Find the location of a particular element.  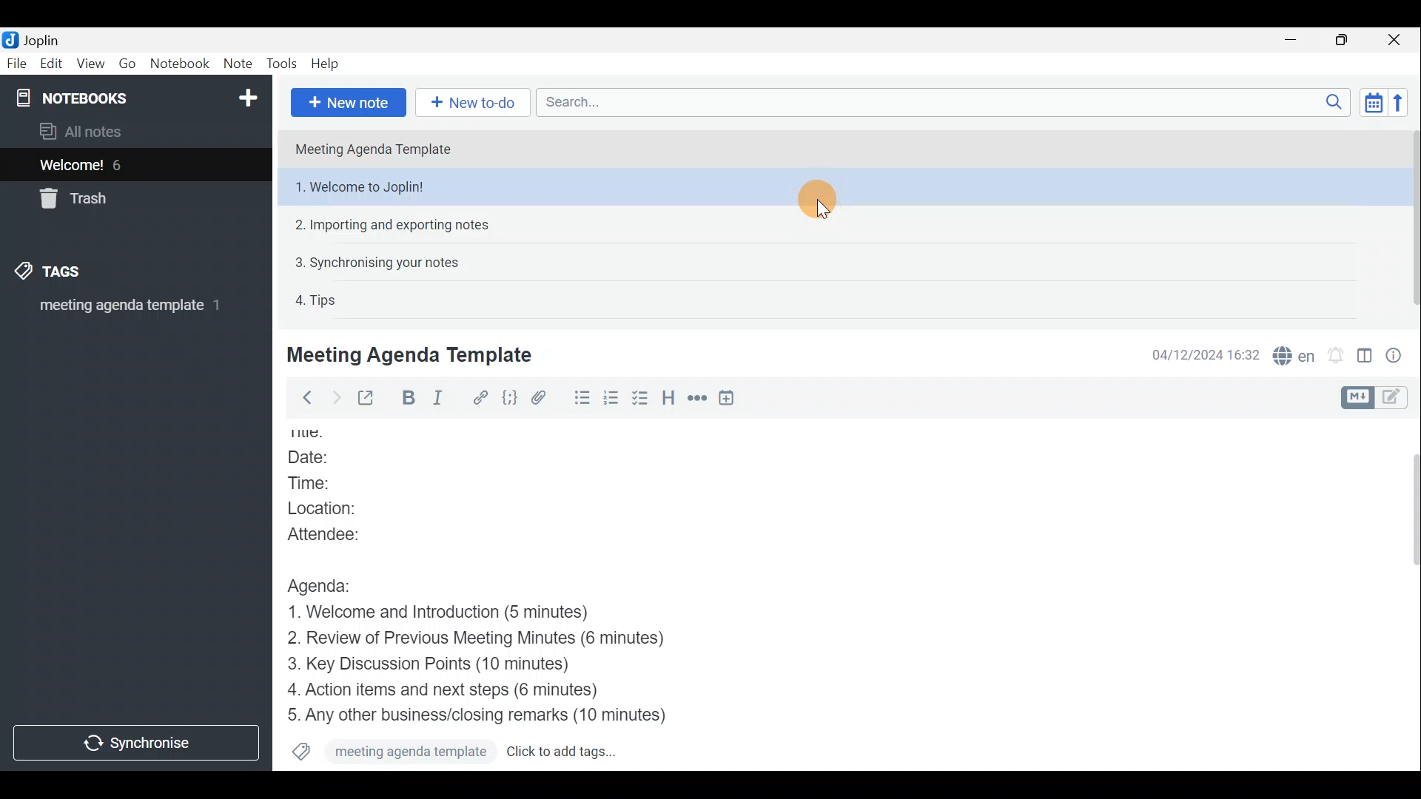

New to-do is located at coordinates (472, 101).